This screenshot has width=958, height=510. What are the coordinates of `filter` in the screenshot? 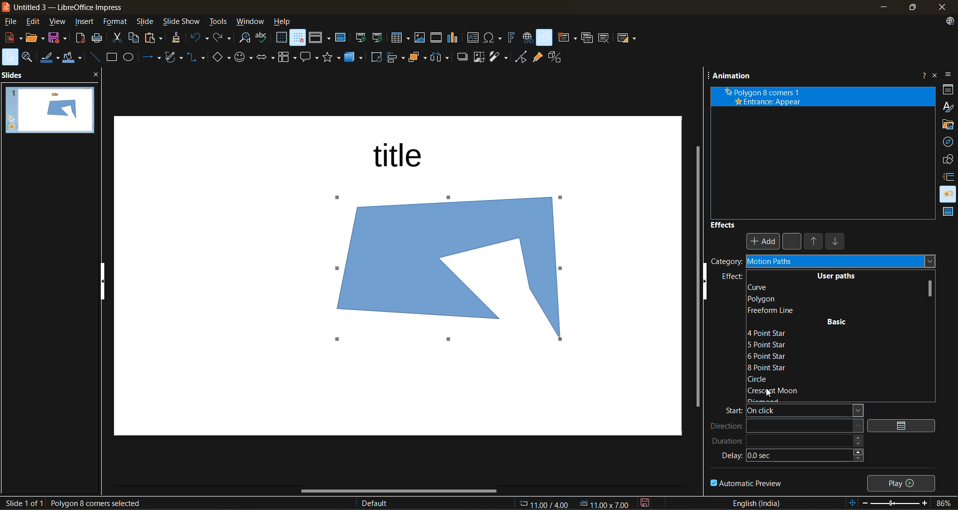 It's located at (500, 58).